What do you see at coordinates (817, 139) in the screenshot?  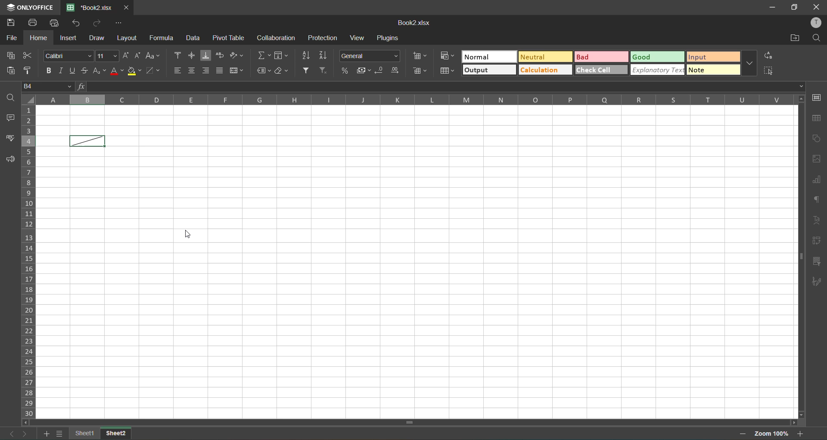 I see `shapes` at bounding box center [817, 139].